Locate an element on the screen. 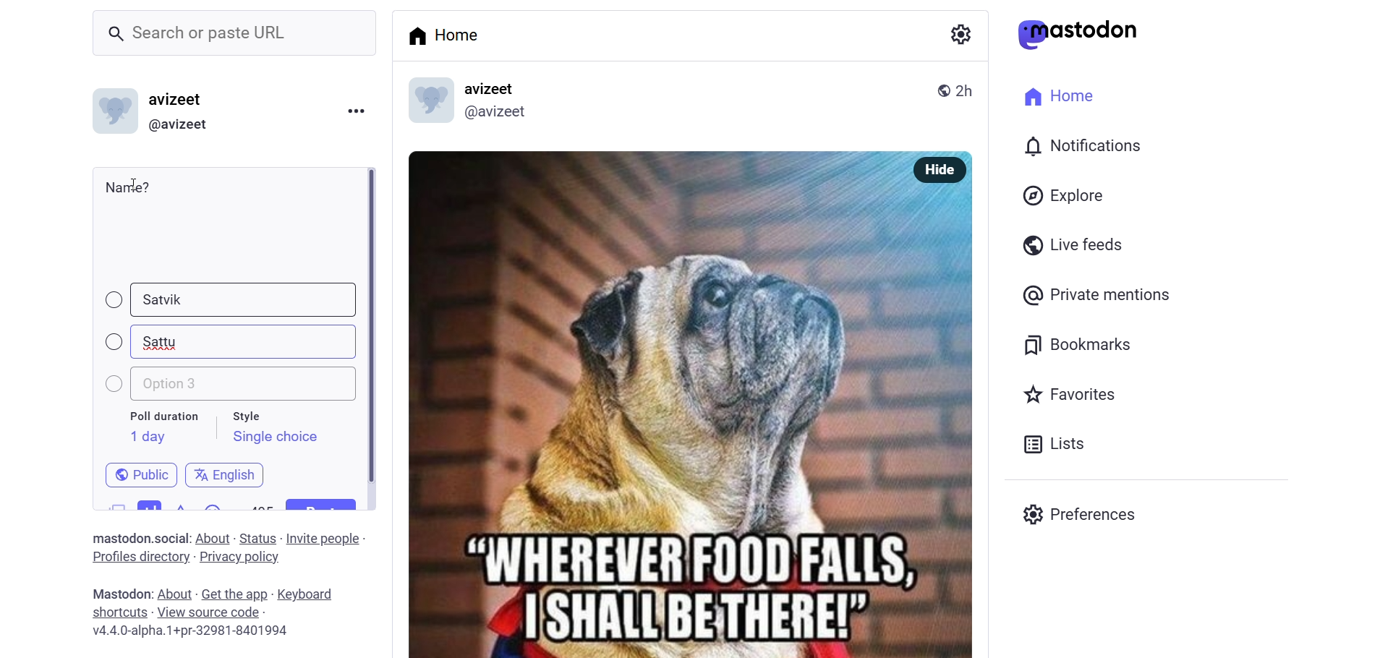 This screenshot has height=658, width=1380. keyboard is located at coordinates (312, 595).